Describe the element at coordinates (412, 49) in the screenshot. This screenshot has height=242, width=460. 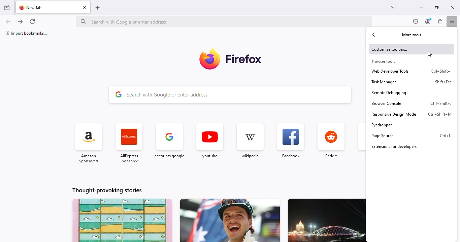
I see `customize toolbar` at that location.